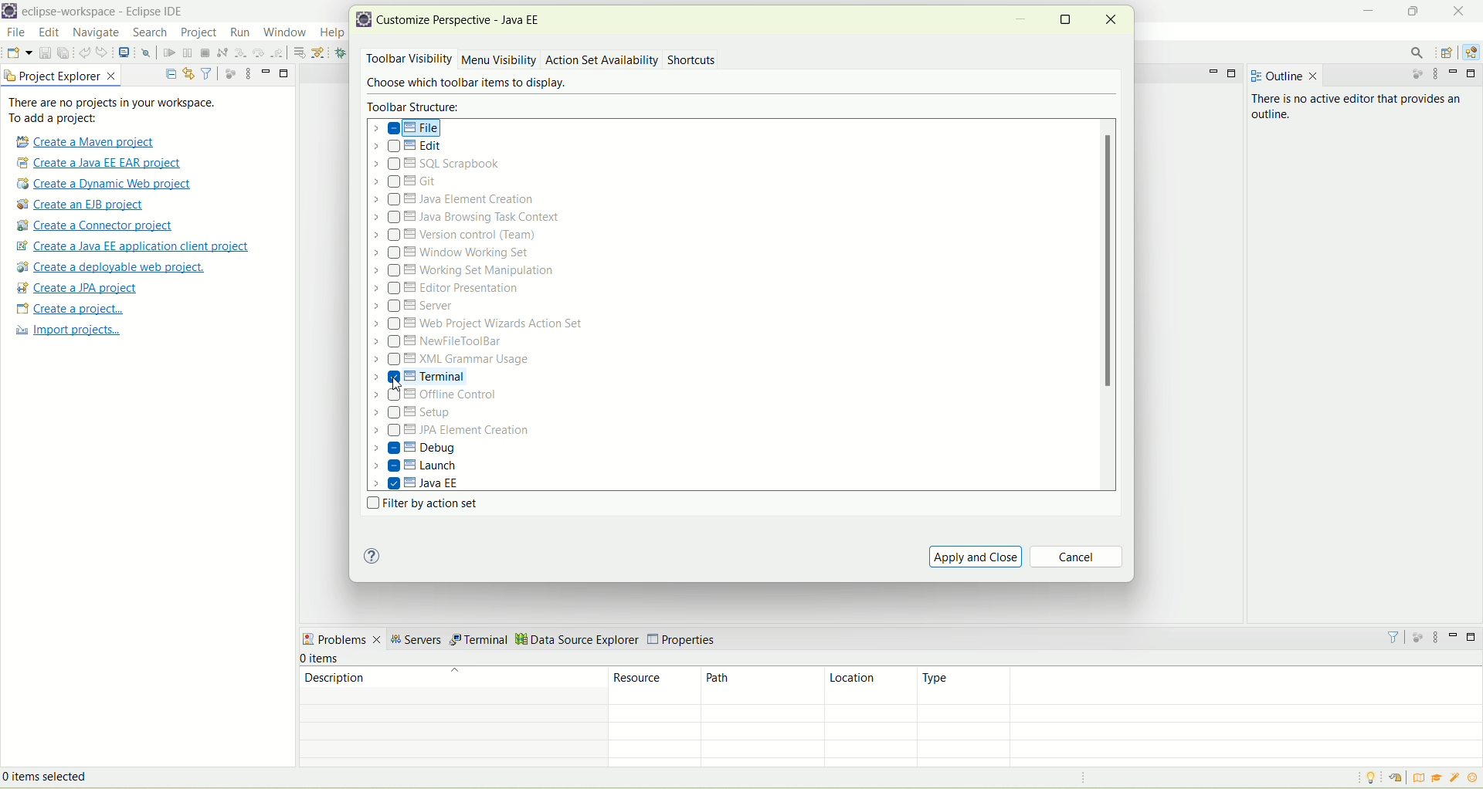 The width and height of the screenshot is (1483, 789). What do you see at coordinates (1439, 76) in the screenshot?
I see `view menu` at bounding box center [1439, 76].